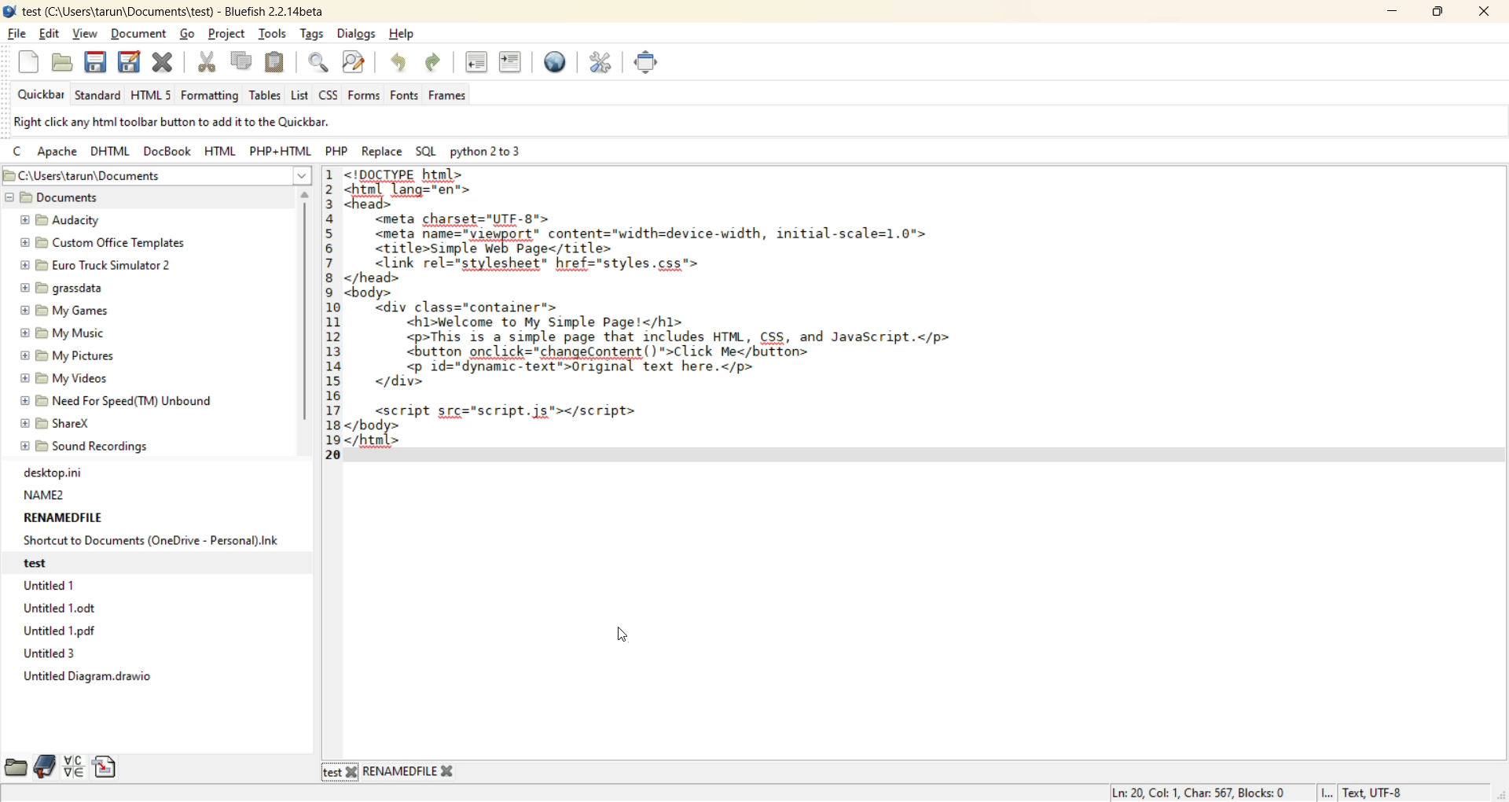 This screenshot has width=1509, height=802. I want to click on tools, so click(272, 35).